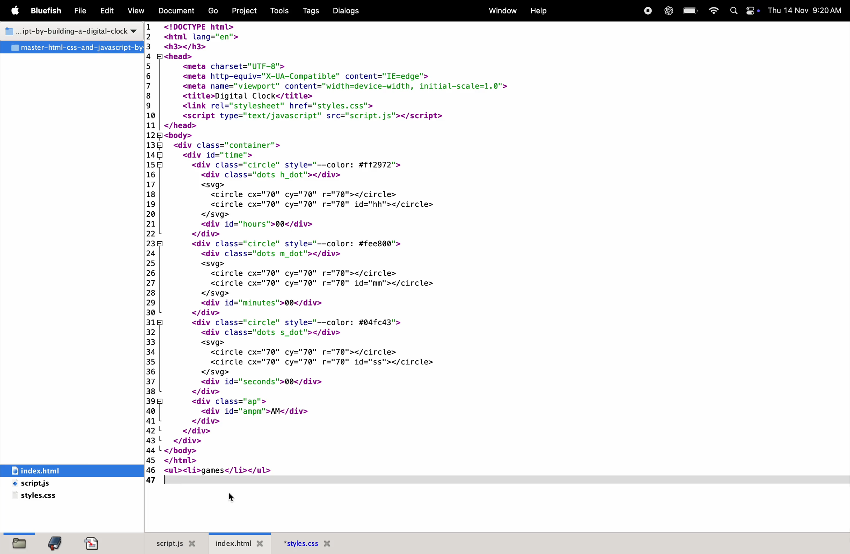 This screenshot has width=850, height=554. What do you see at coordinates (136, 10) in the screenshot?
I see `View` at bounding box center [136, 10].